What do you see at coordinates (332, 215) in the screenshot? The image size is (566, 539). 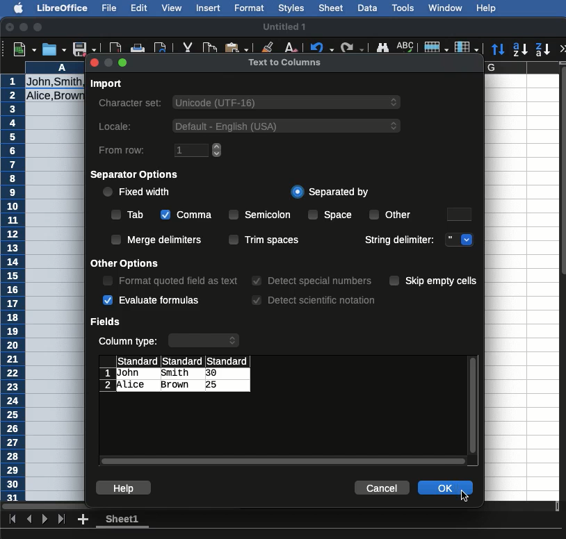 I see `Space` at bounding box center [332, 215].